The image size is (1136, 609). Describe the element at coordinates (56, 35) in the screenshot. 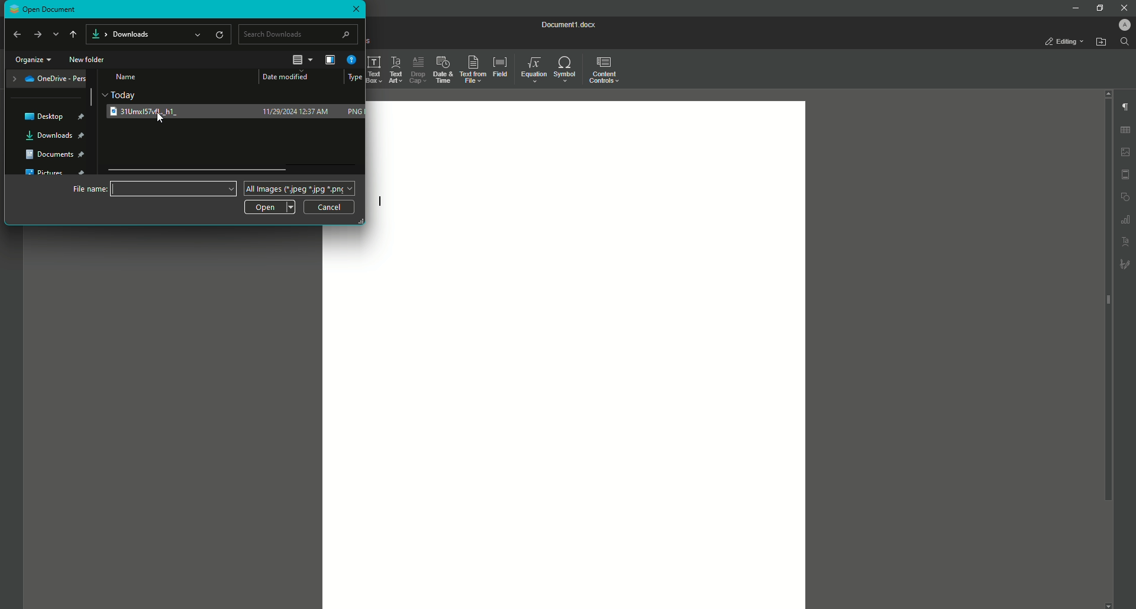

I see `Down` at that location.